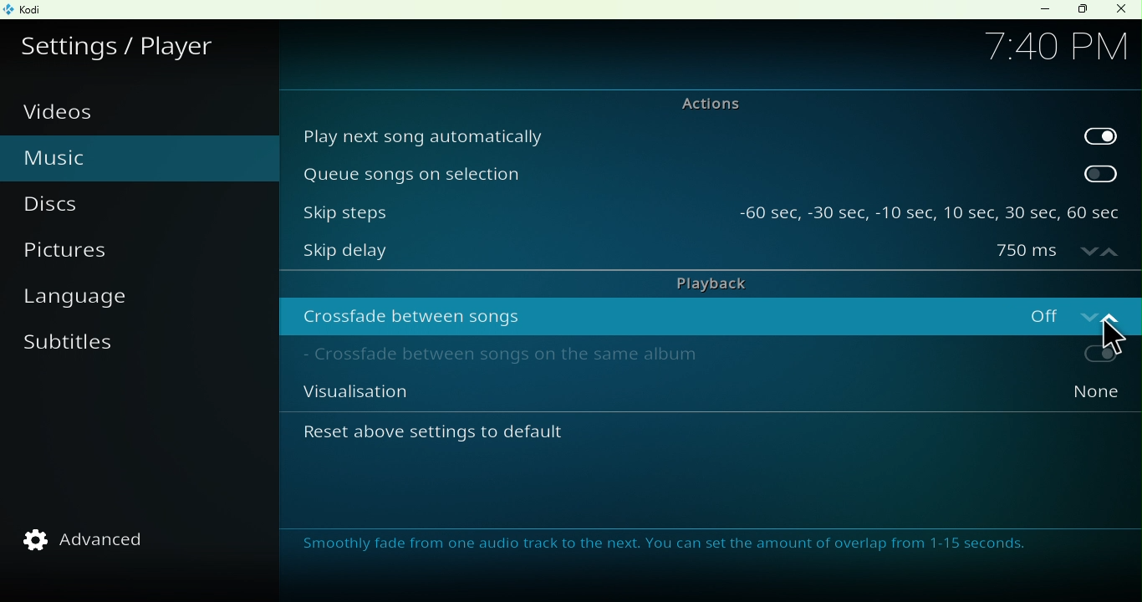 This screenshot has width=1142, height=602. I want to click on toggle, so click(1102, 173).